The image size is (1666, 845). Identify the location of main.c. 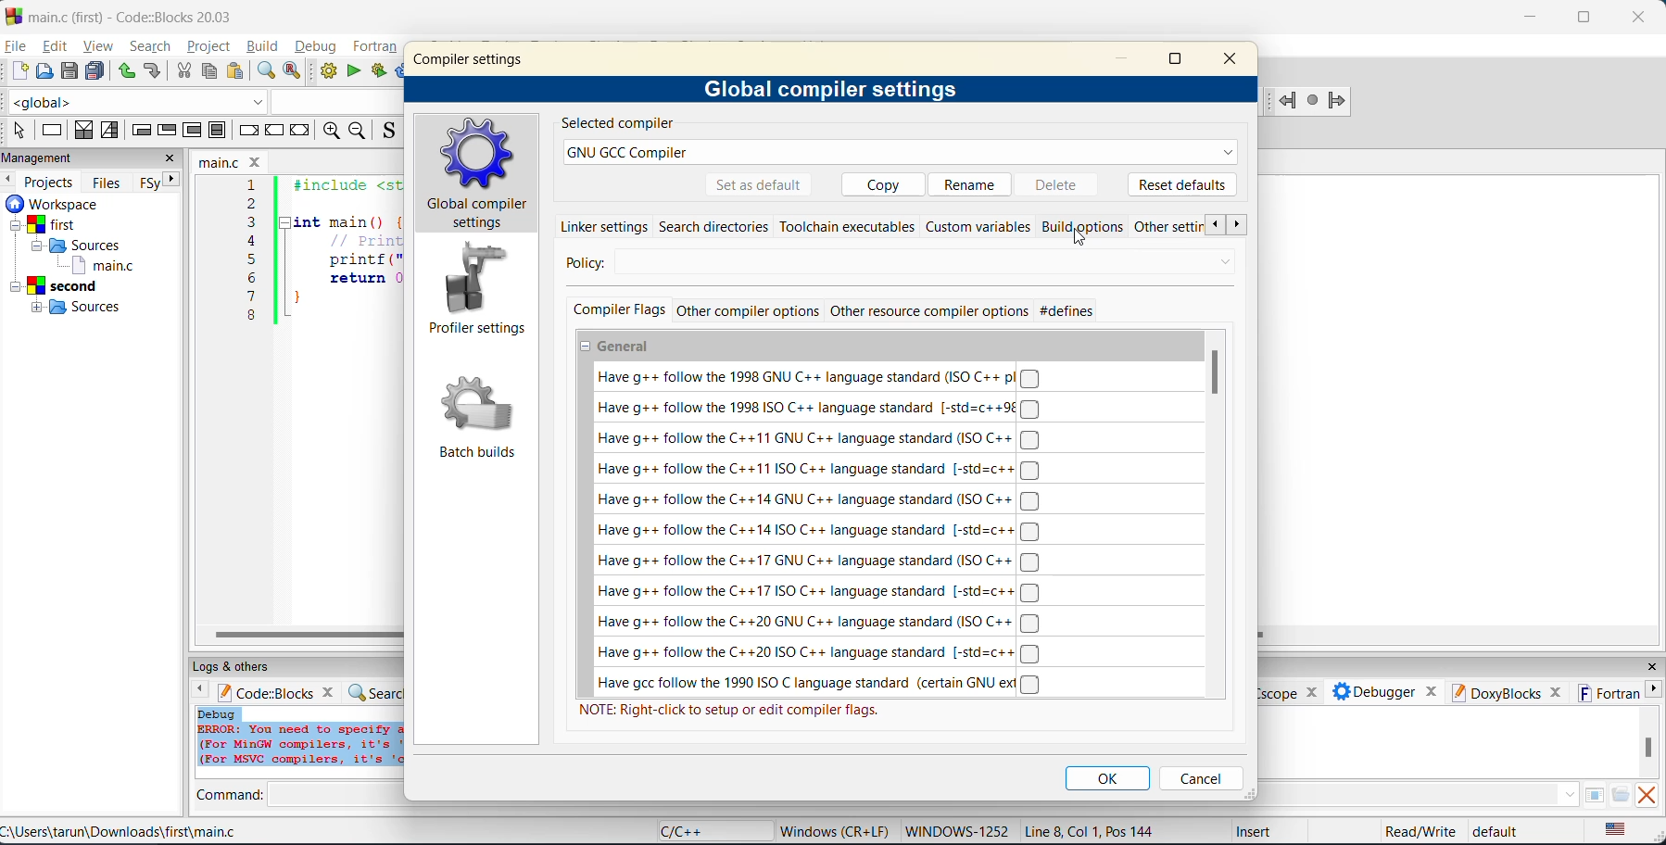
(233, 160).